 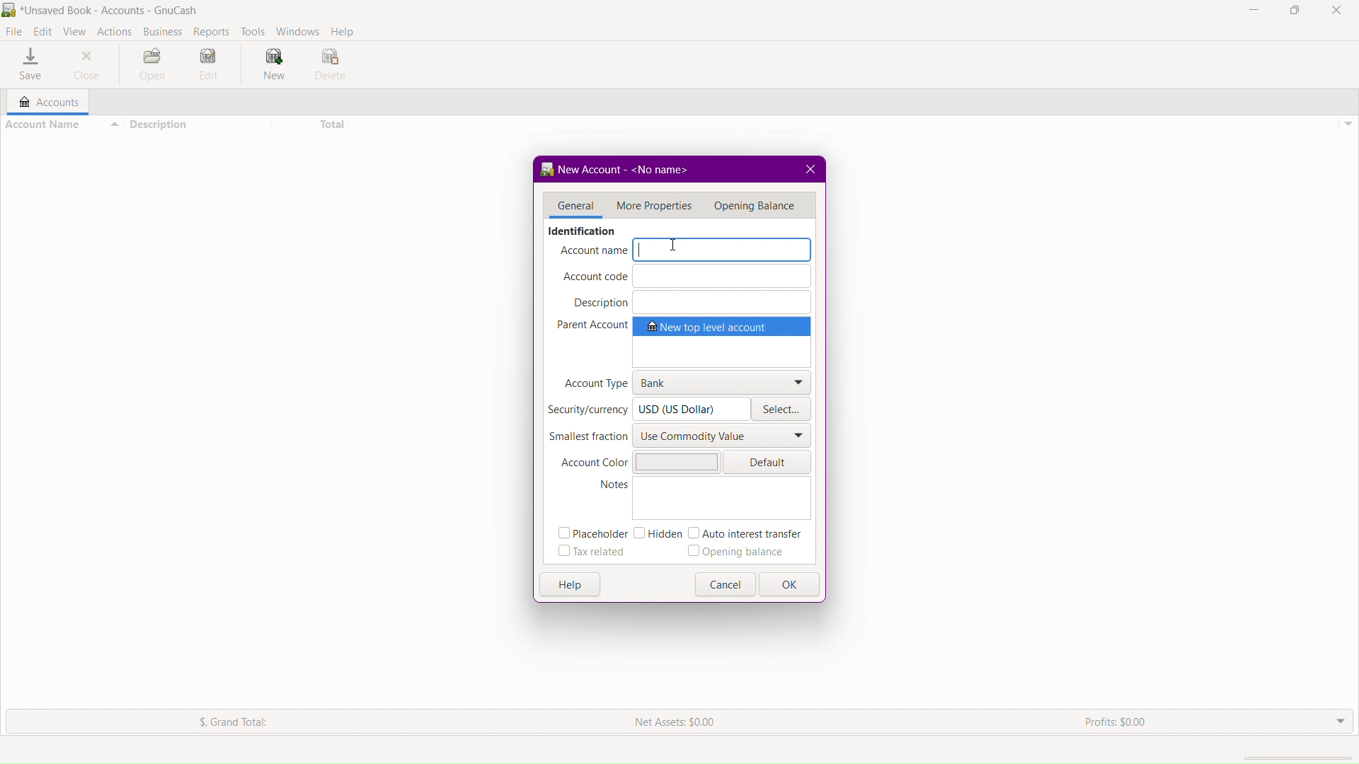 I want to click on Cancel, so click(x=728, y=585).